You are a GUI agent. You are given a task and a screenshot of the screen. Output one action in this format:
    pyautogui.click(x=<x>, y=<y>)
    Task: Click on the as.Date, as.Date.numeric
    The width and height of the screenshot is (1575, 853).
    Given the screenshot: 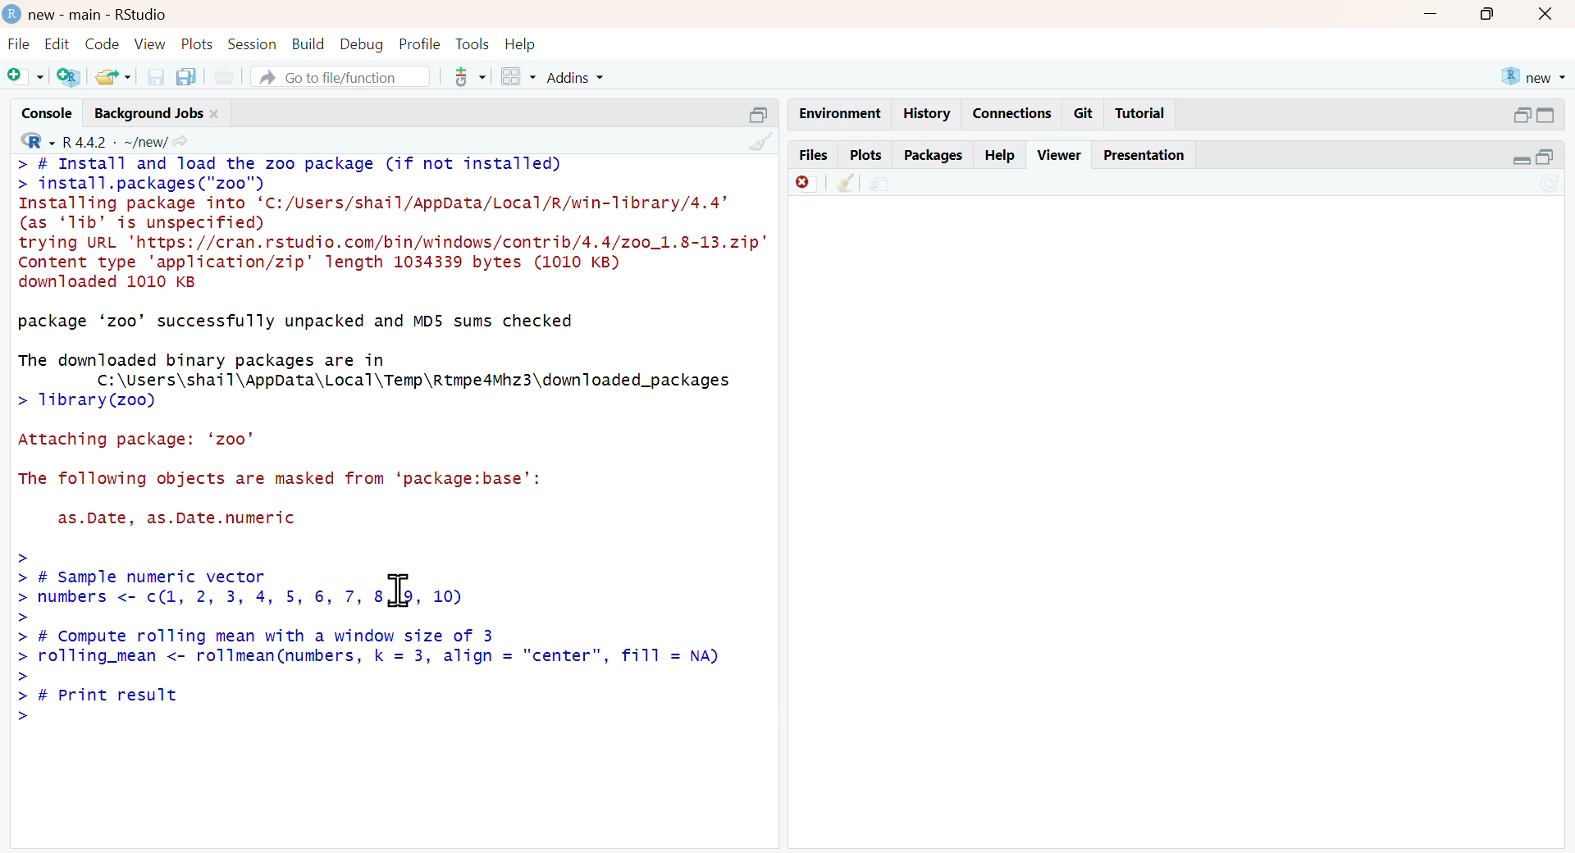 What is the action you would take?
    pyautogui.click(x=177, y=518)
    